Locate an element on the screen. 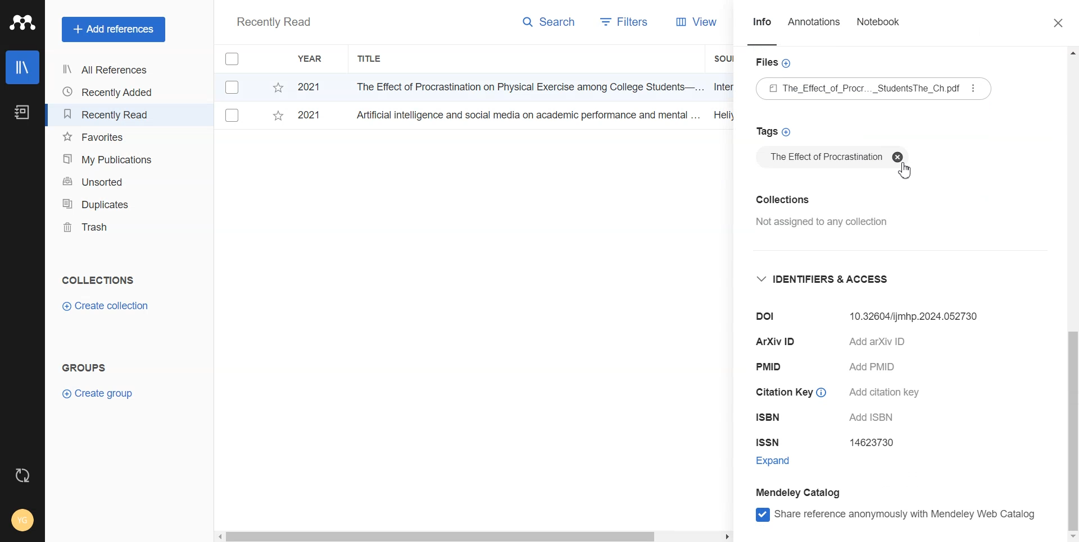 The height and width of the screenshot is (542, 1079). My Publications is located at coordinates (110, 159).